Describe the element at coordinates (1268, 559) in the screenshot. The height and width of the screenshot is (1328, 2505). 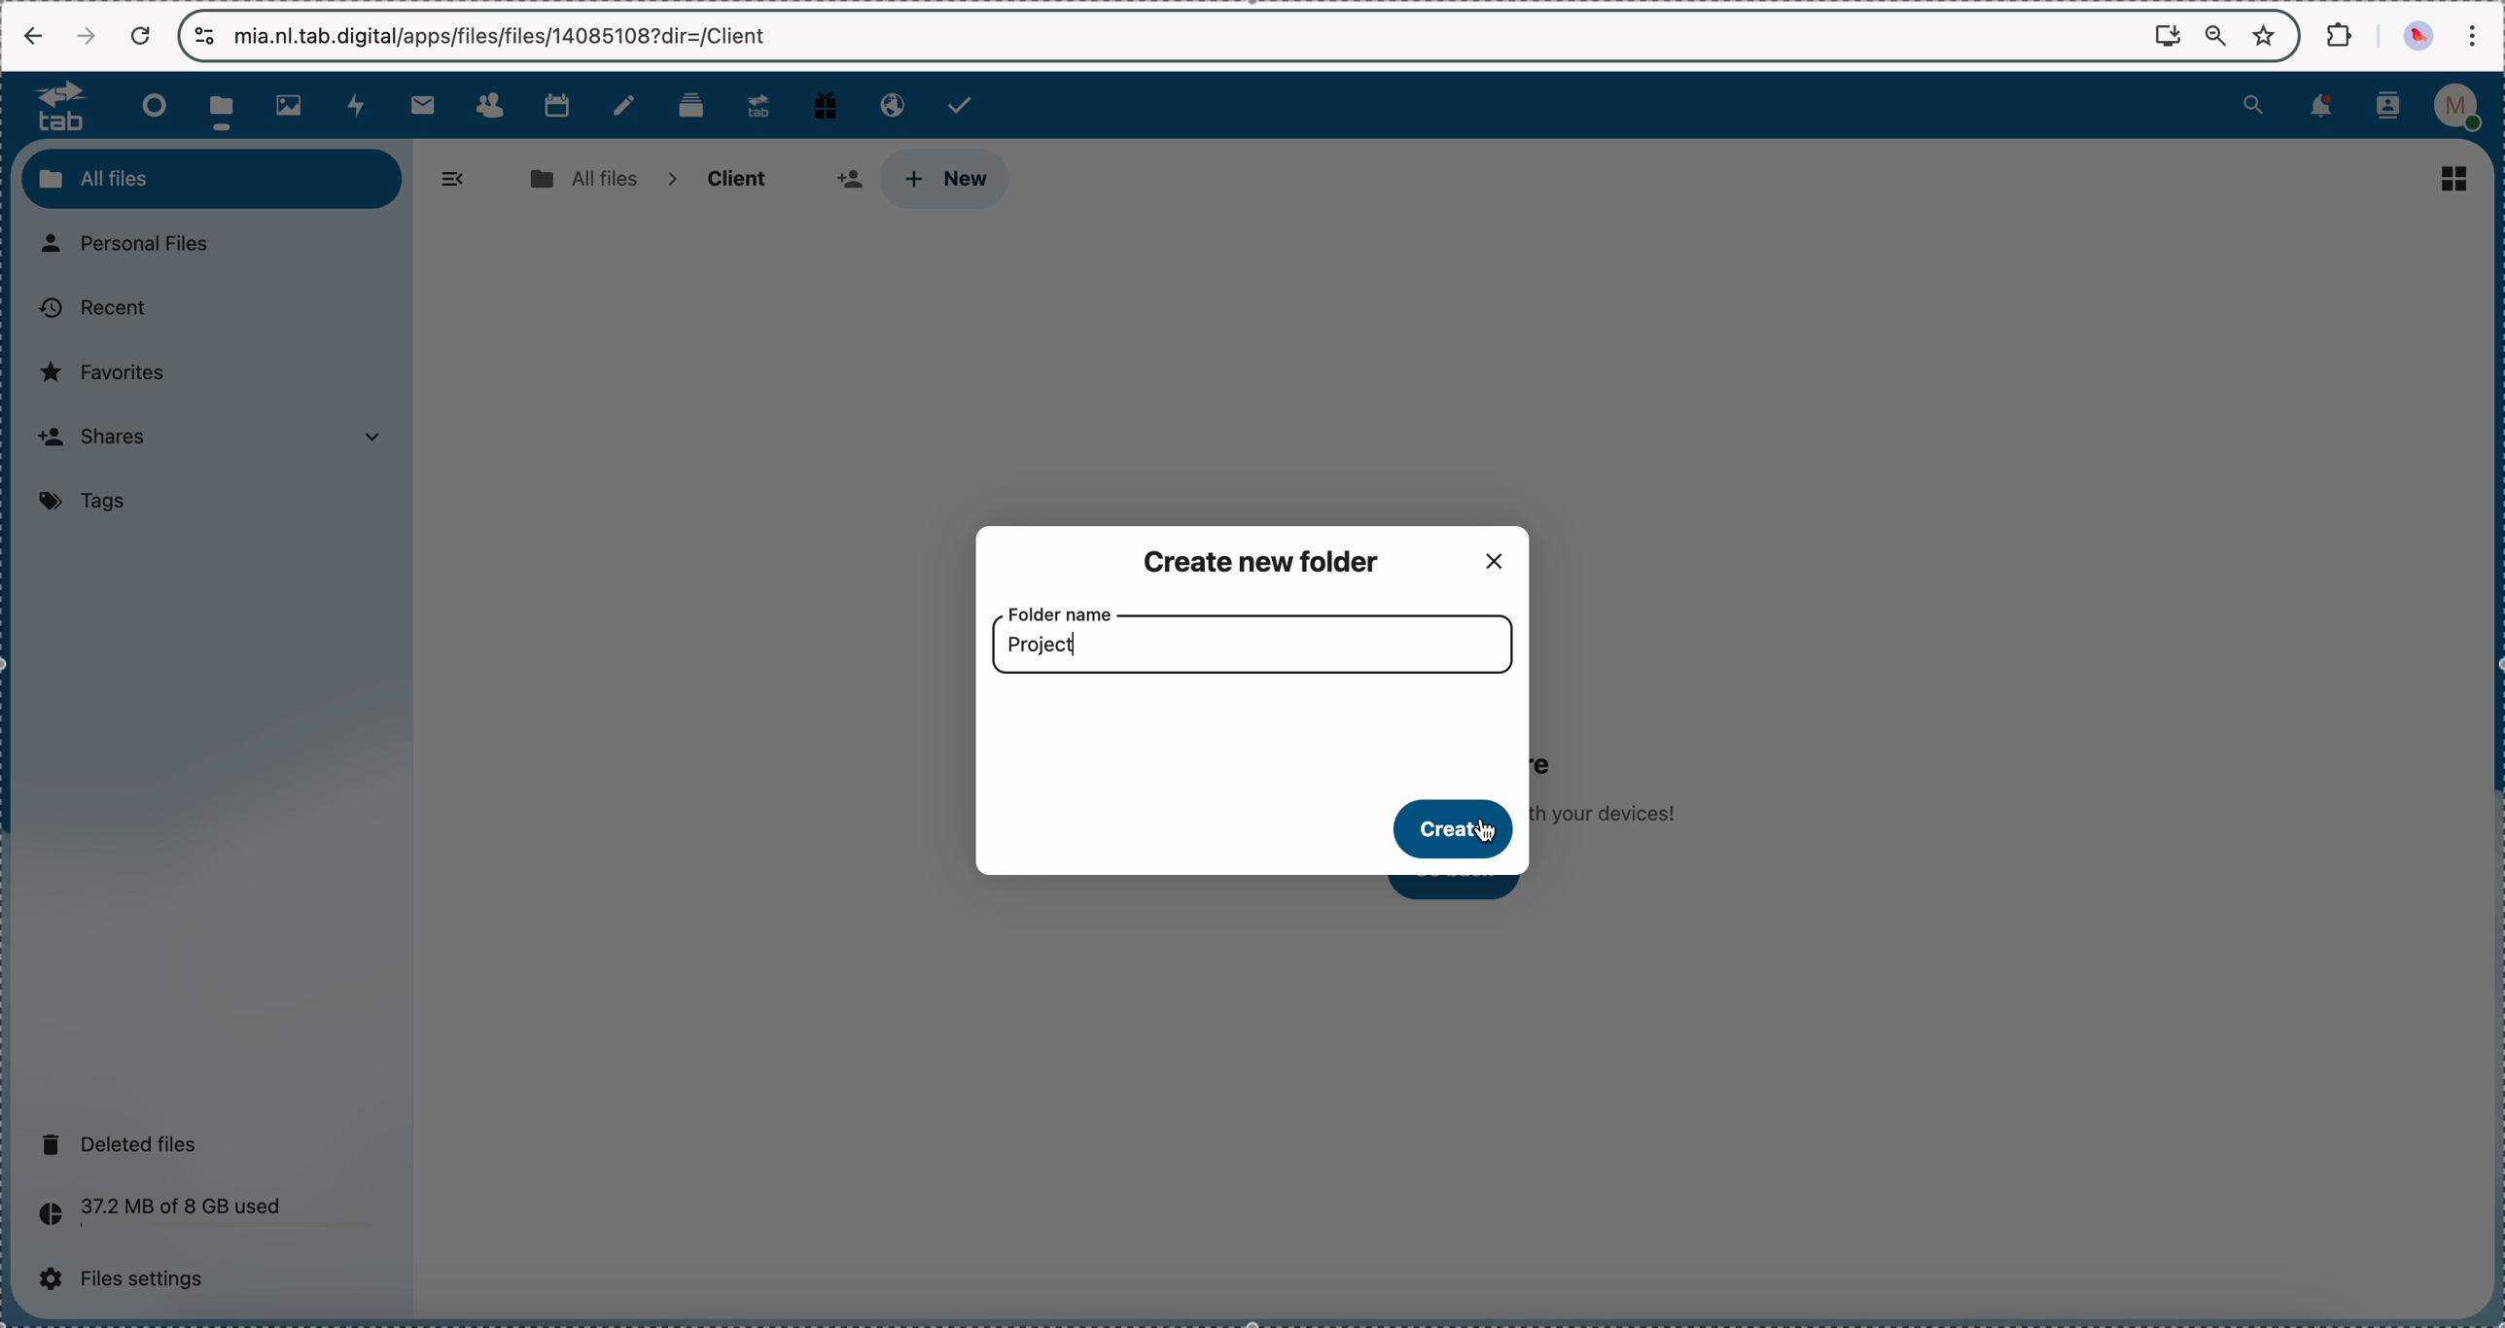
I see `create new folder` at that location.